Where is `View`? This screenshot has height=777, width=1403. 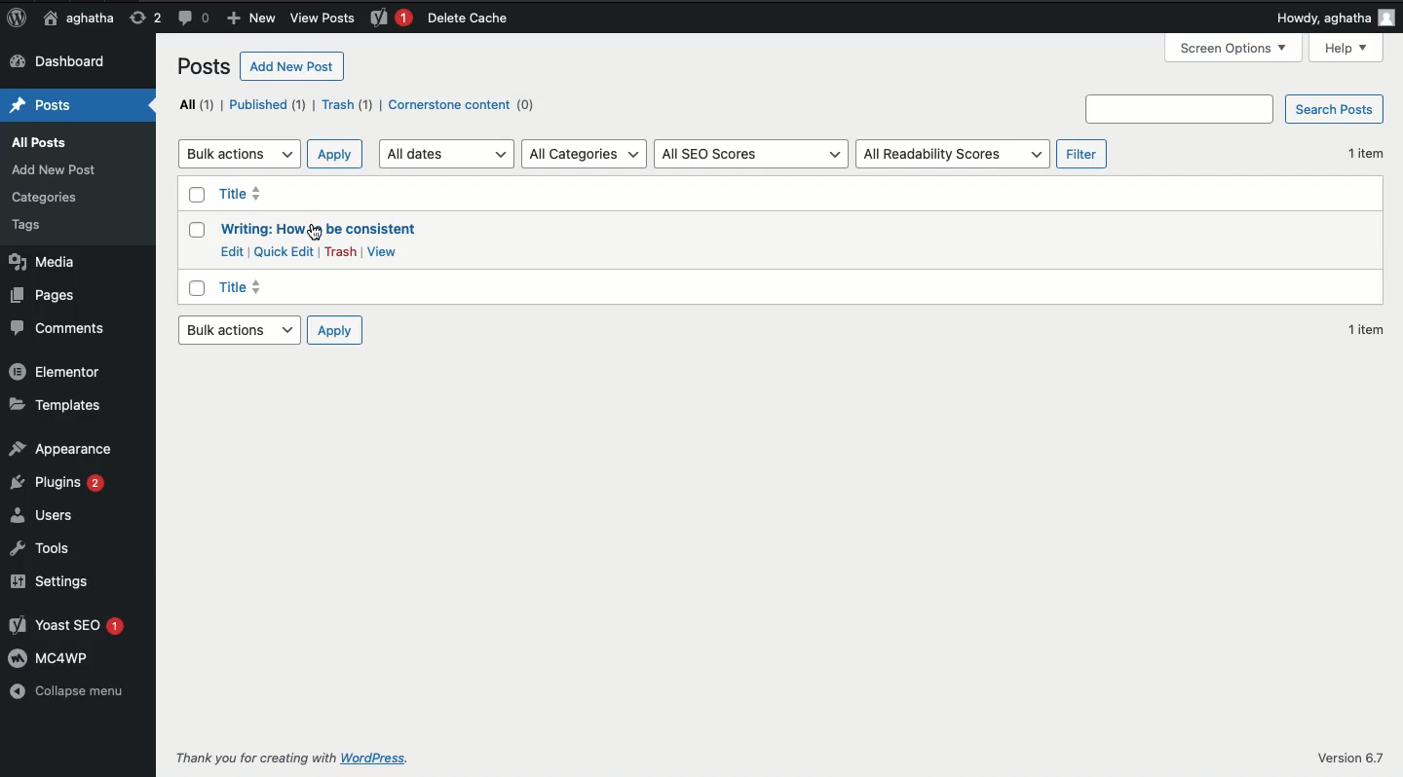
View is located at coordinates (382, 251).